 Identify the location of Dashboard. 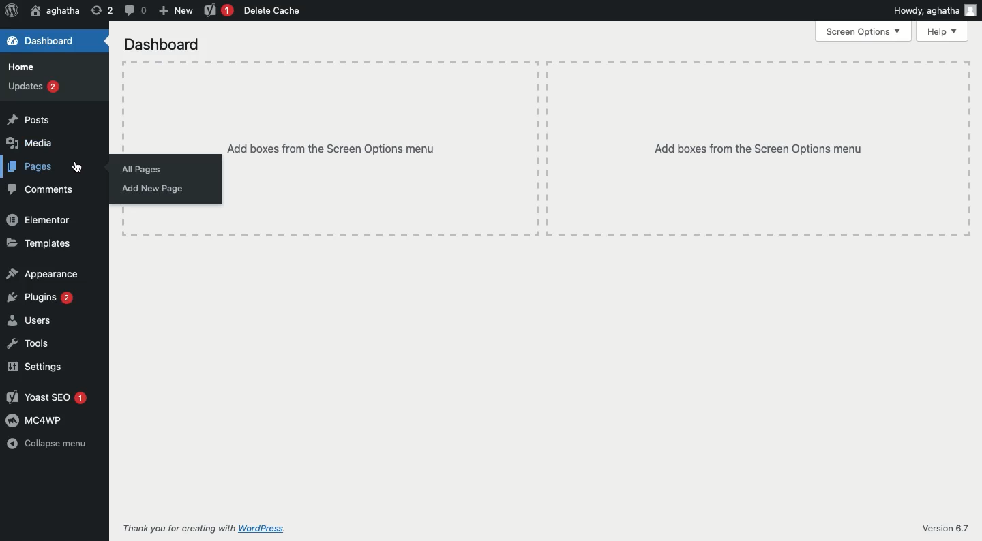
(42, 42).